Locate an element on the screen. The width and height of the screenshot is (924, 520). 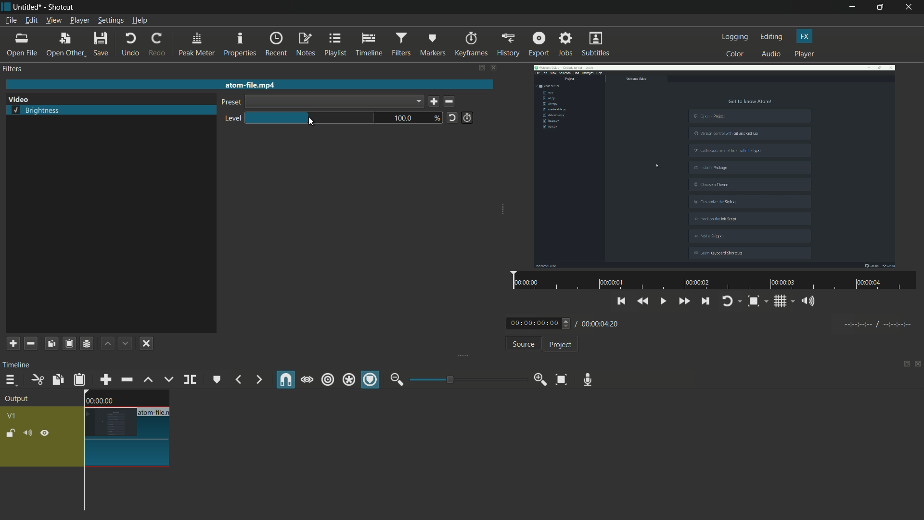
move filter up is located at coordinates (107, 343).